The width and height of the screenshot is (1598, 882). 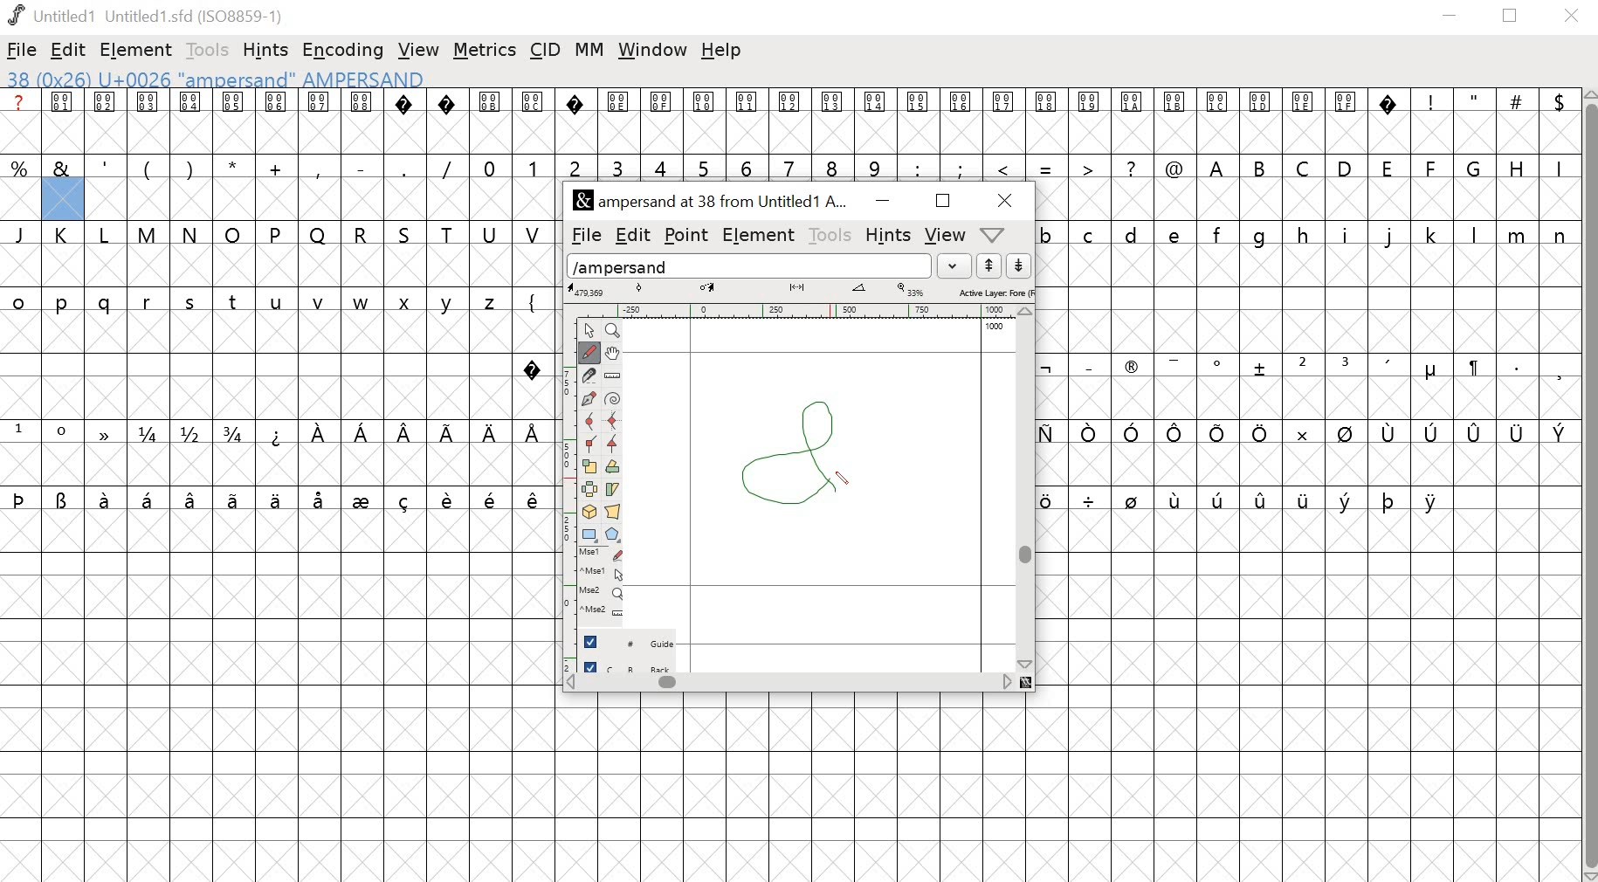 What do you see at coordinates (561, 491) in the screenshot?
I see `vertical ruler` at bounding box center [561, 491].